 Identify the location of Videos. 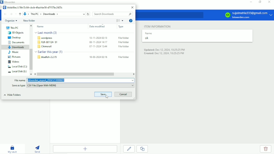
(14, 62).